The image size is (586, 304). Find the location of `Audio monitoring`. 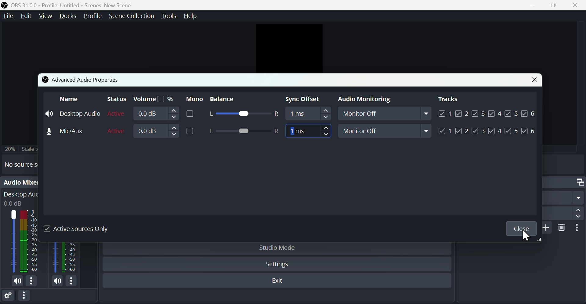

Audio monitoring is located at coordinates (362, 100).